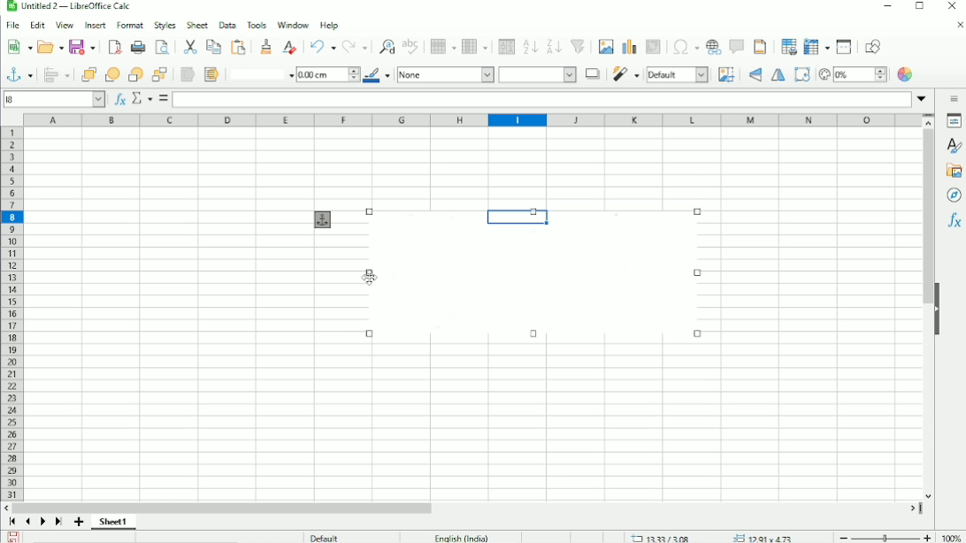  Describe the element at coordinates (131, 26) in the screenshot. I see `Format` at that location.